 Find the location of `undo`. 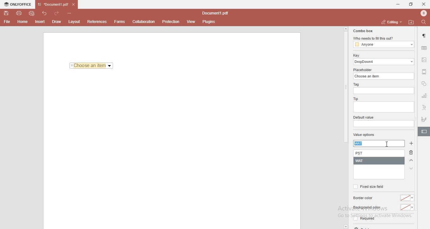

undo is located at coordinates (45, 13).